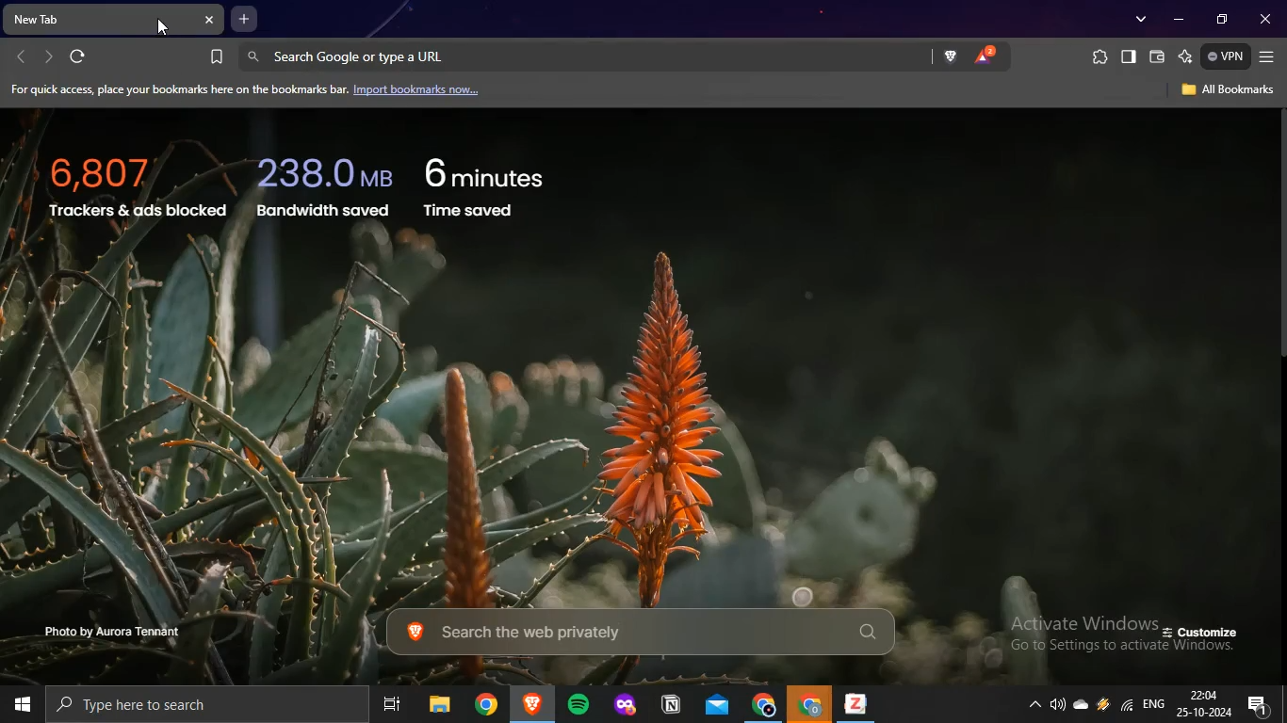  Describe the element at coordinates (284, 88) in the screenshot. I see `import bookmarks` at that location.